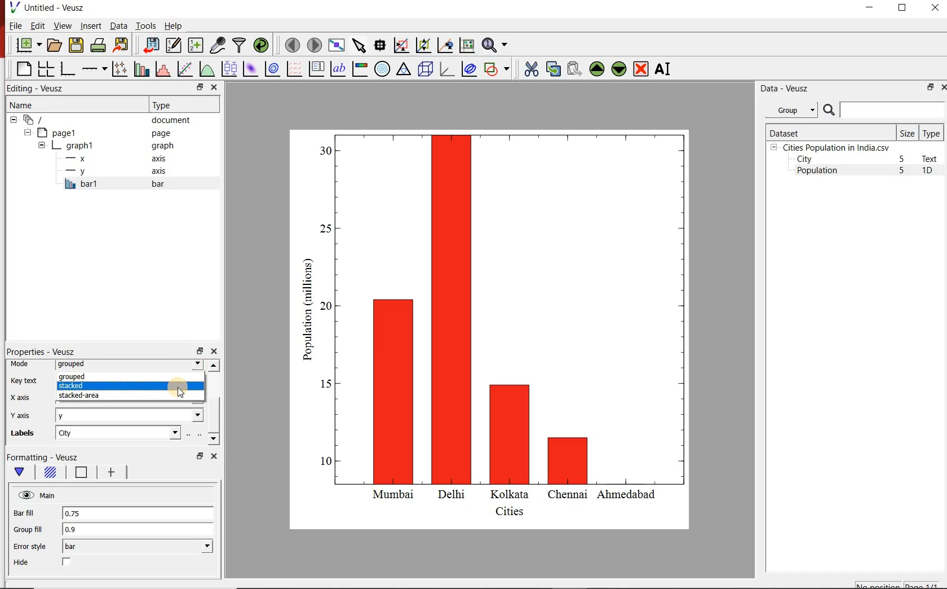 The image size is (947, 589). What do you see at coordinates (214, 351) in the screenshot?
I see `close` at bounding box center [214, 351].